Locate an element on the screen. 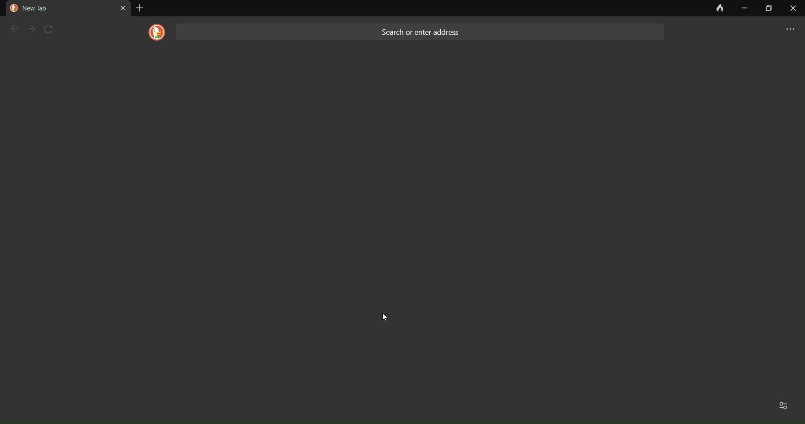  close is located at coordinates (793, 10).